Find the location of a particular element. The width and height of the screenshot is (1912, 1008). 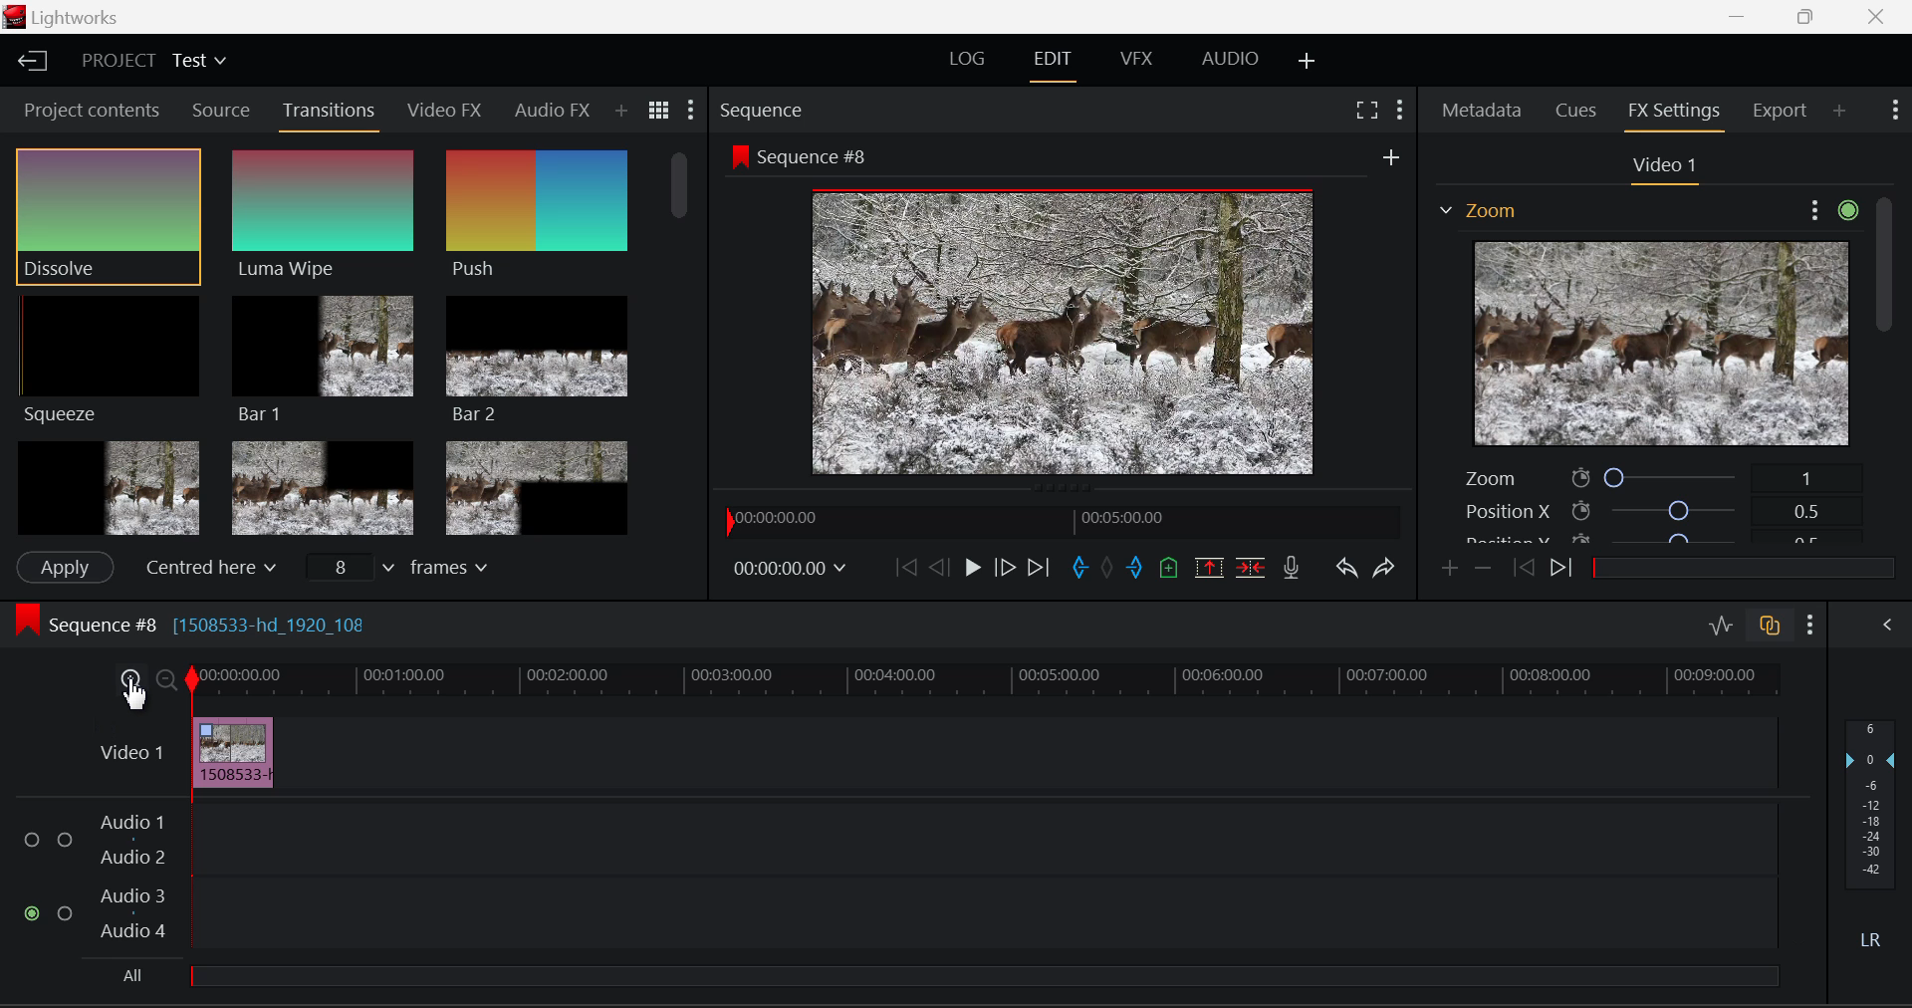

EDIT Layout Open is located at coordinates (1053, 63).